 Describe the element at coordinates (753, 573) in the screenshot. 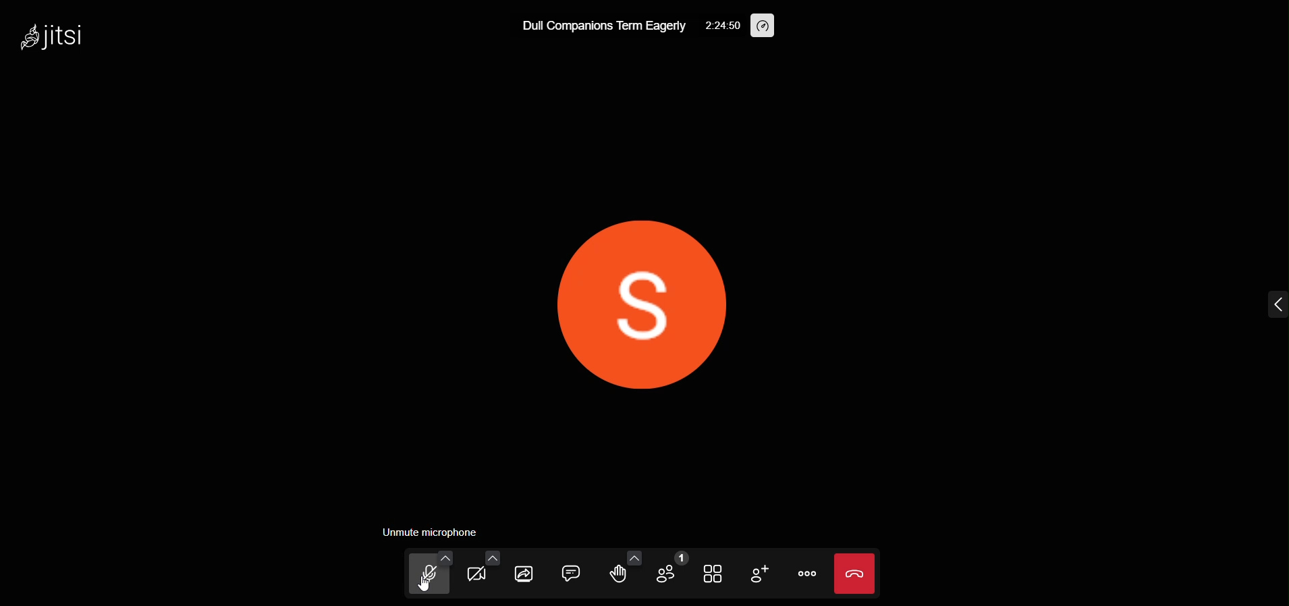

I see `invite people` at that location.